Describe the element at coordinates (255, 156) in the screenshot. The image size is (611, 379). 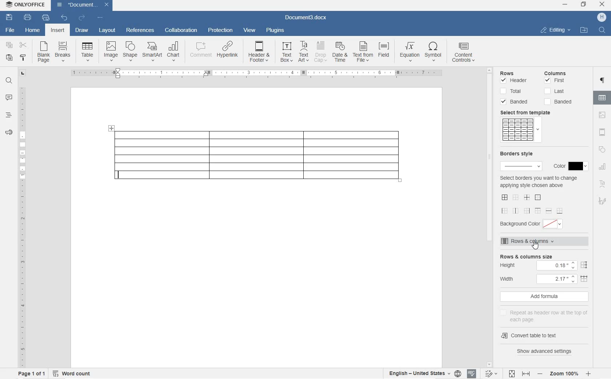
I see `TABLE` at that location.